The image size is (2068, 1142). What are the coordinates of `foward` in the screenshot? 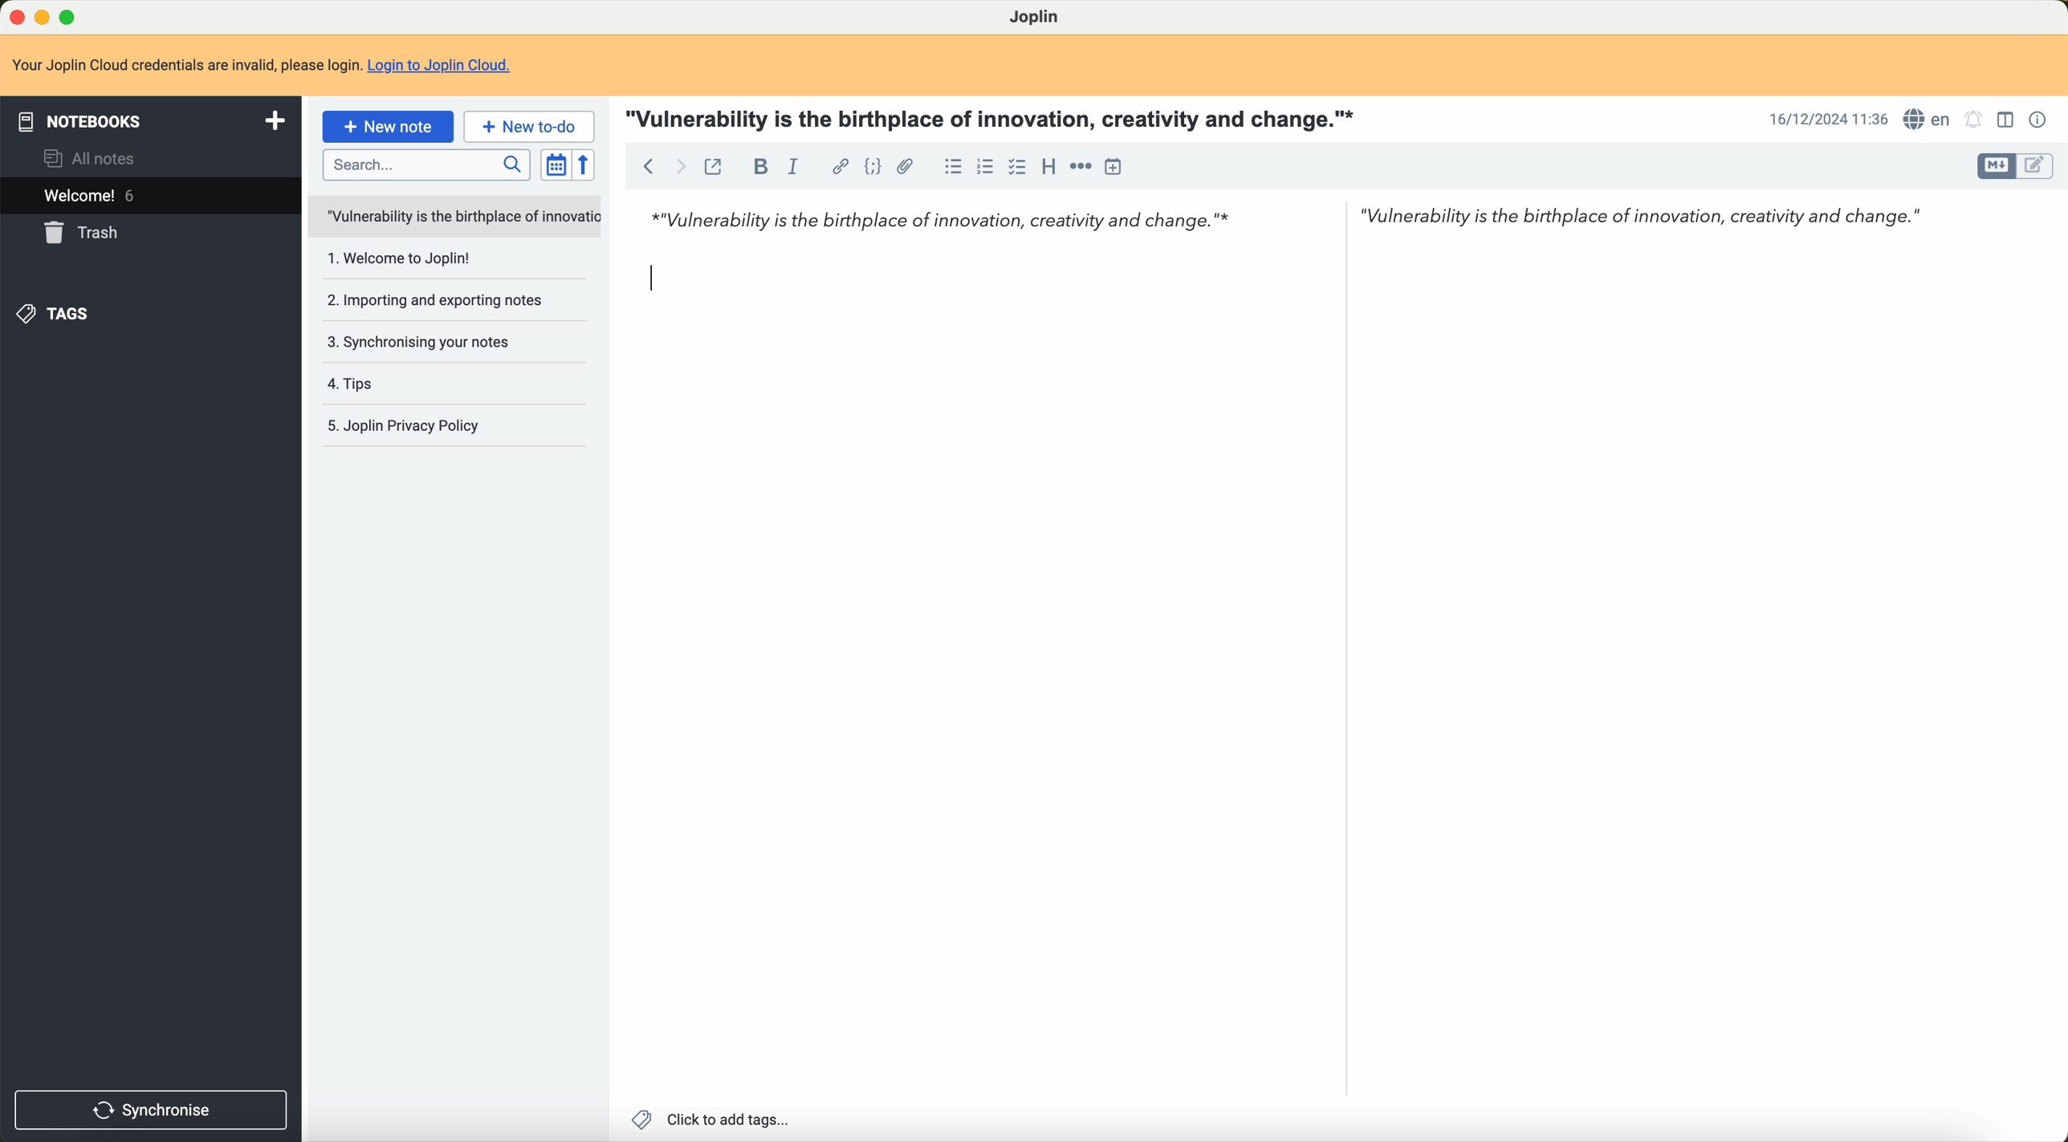 It's located at (684, 167).